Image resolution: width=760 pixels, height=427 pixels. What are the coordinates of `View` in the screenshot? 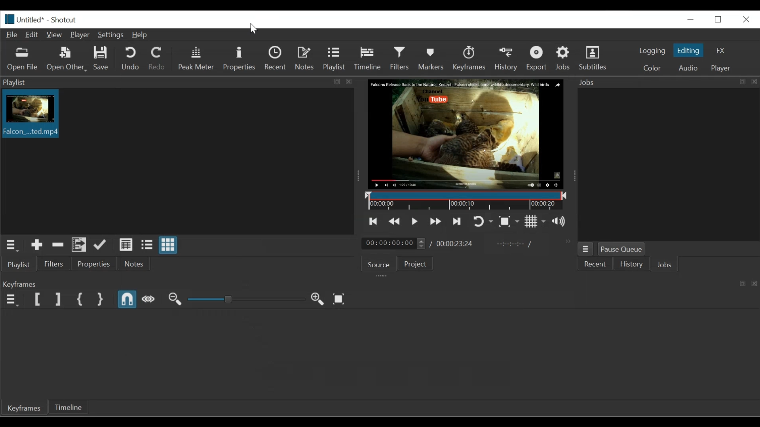 It's located at (55, 35).